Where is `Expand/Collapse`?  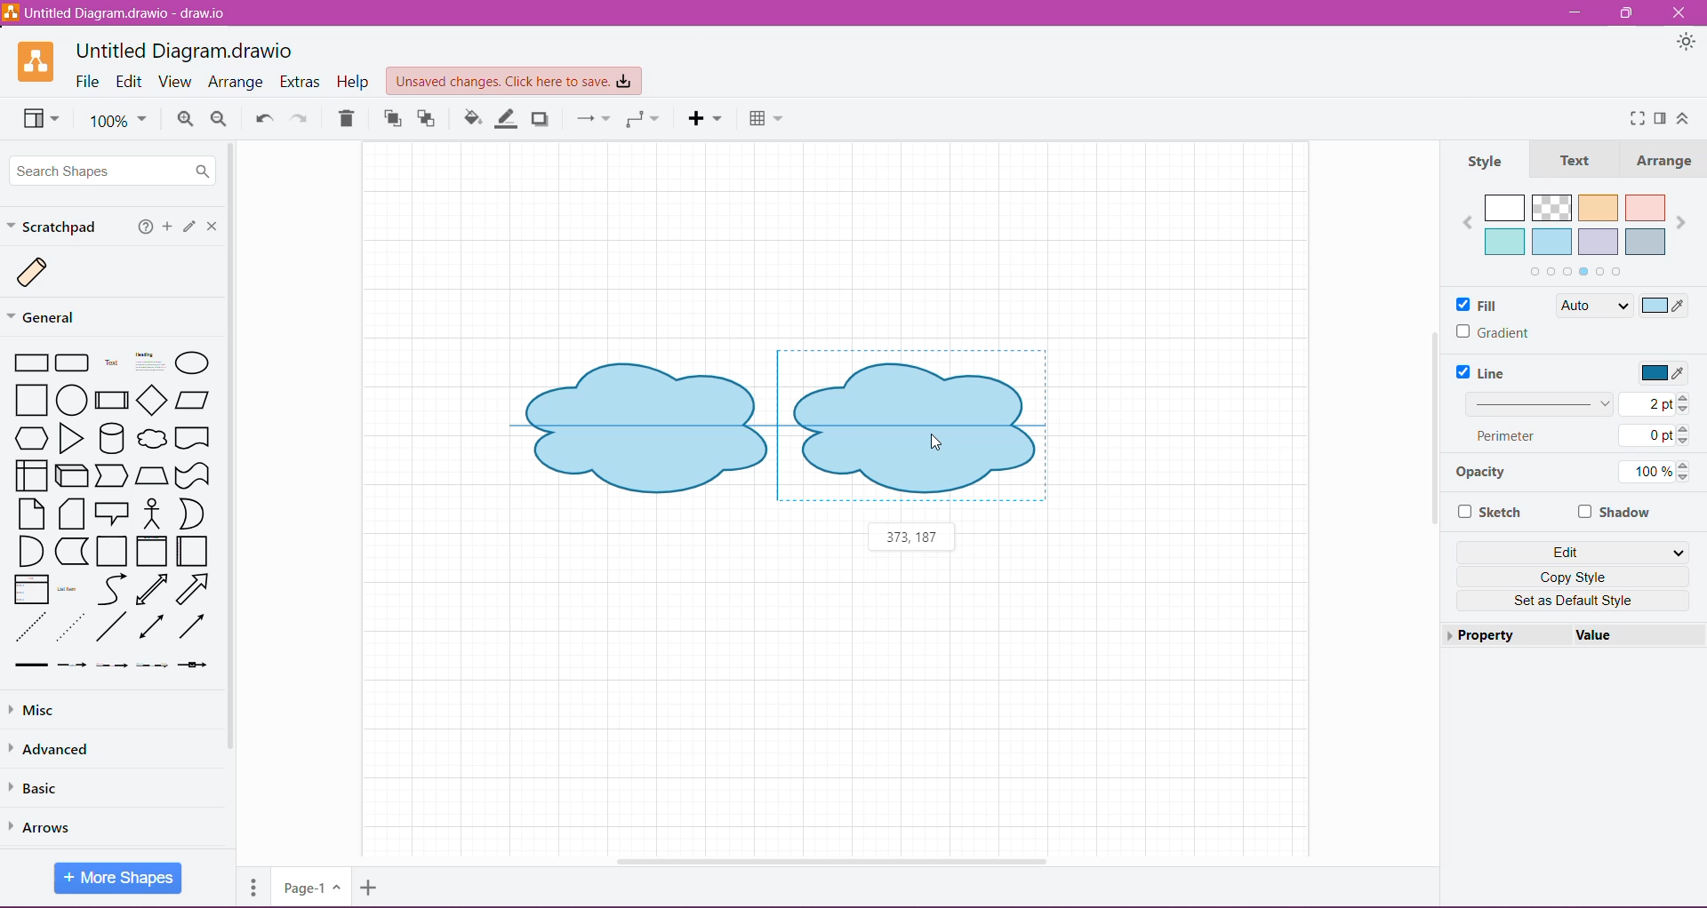
Expand/Collapse is located at coordinates (1684, 121).